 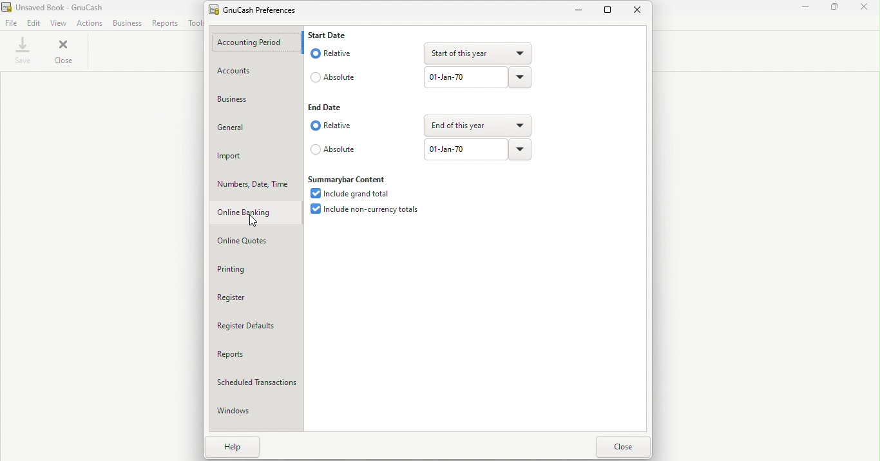 I want to click on Type, so click(x=466, y=76).